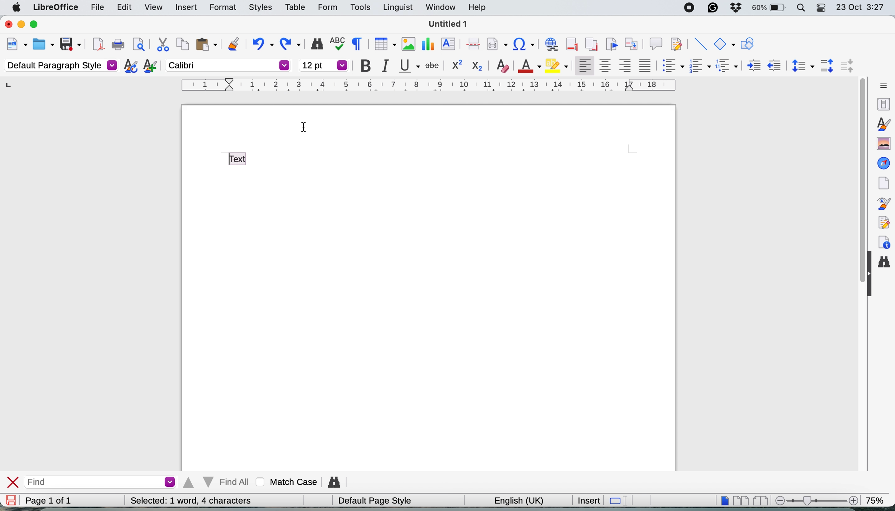  Describe the element at coordinates (315, 44) in the screenshot. I see `find and replace` at that location.